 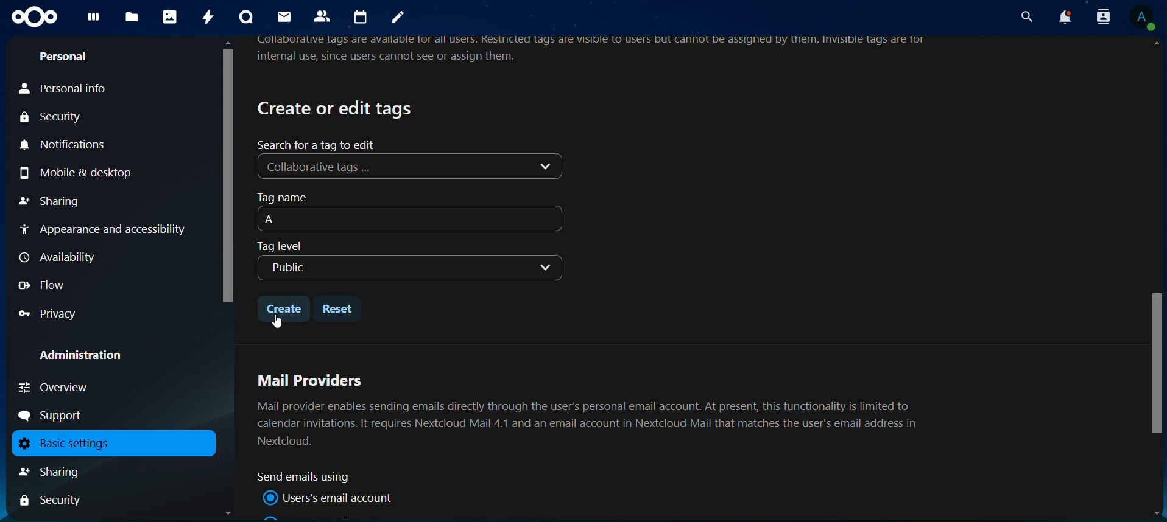 I want to click on Cursor, so click(x=276, y=322).